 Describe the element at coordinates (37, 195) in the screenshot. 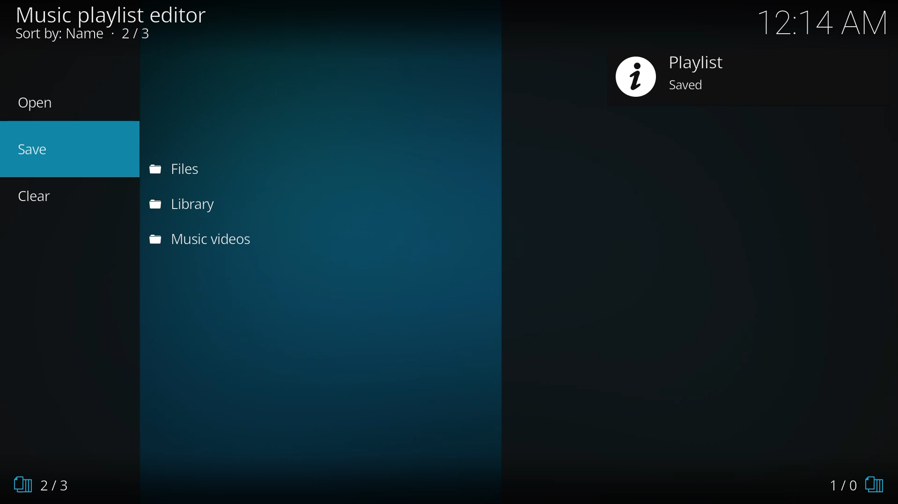

I see `clear` at that location.